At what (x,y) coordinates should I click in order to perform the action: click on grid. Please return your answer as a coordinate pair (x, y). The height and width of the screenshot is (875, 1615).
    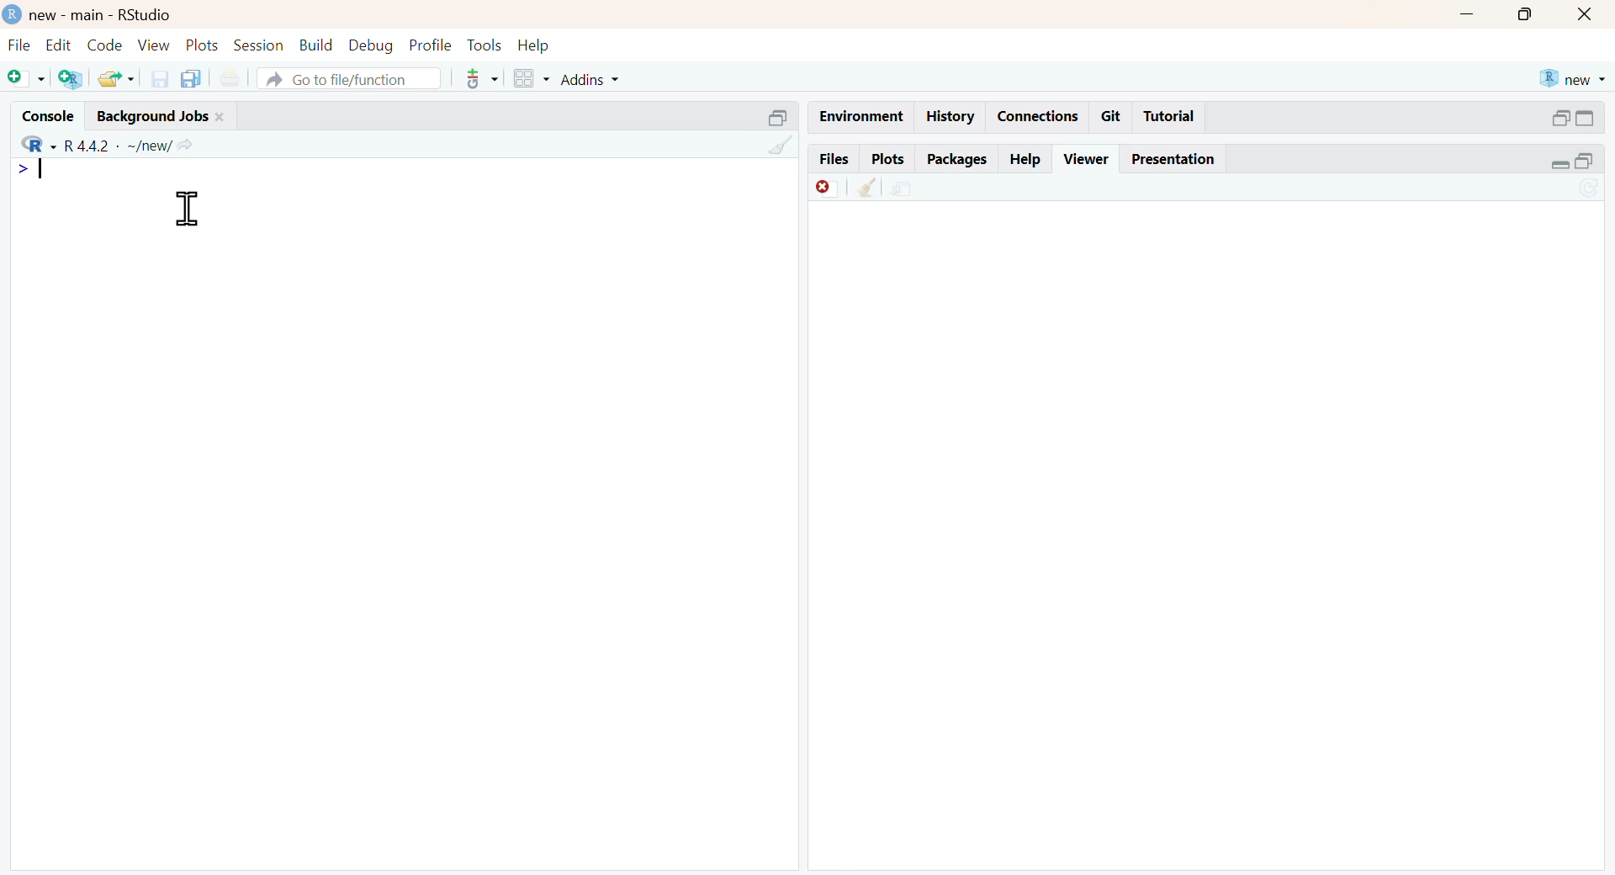
    Looking at the image, I should click on (533, 77).